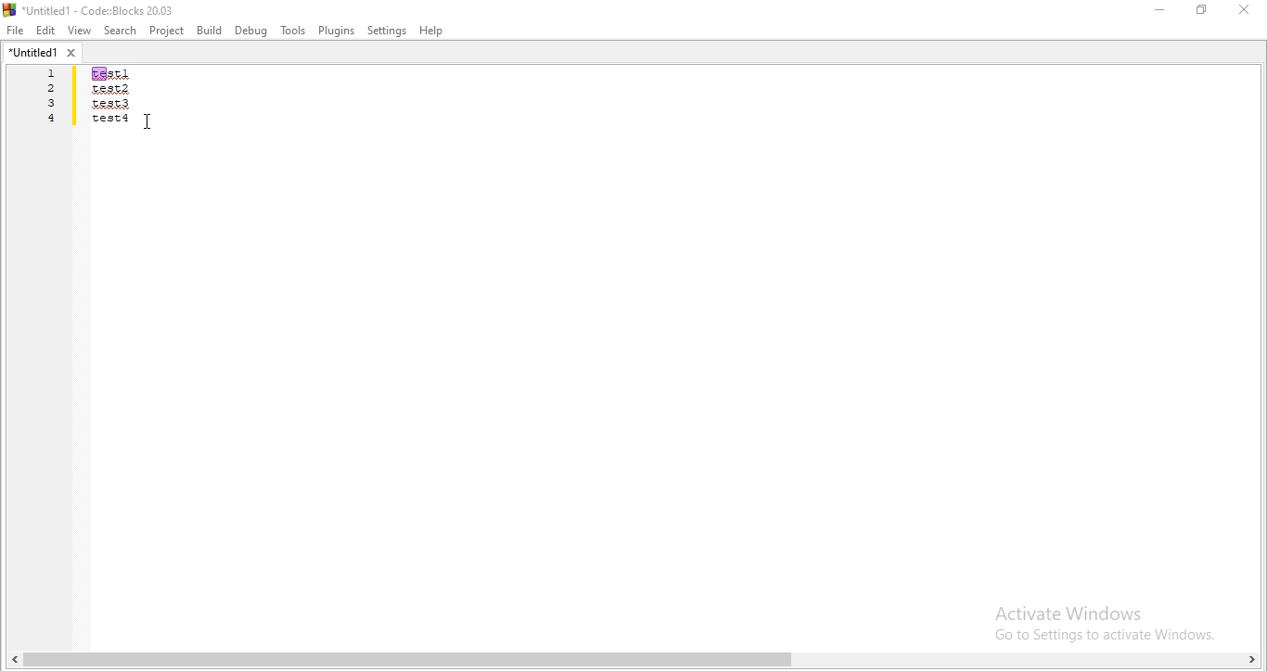  I want to click on scroll bar, so click(633, 659).